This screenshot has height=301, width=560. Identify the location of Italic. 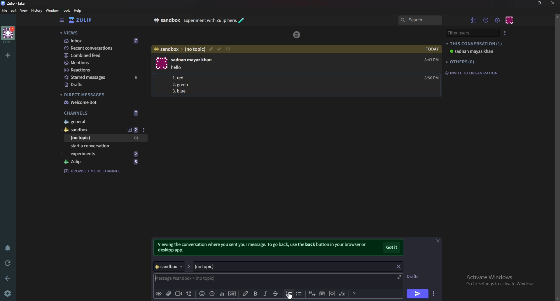
(265, 295).